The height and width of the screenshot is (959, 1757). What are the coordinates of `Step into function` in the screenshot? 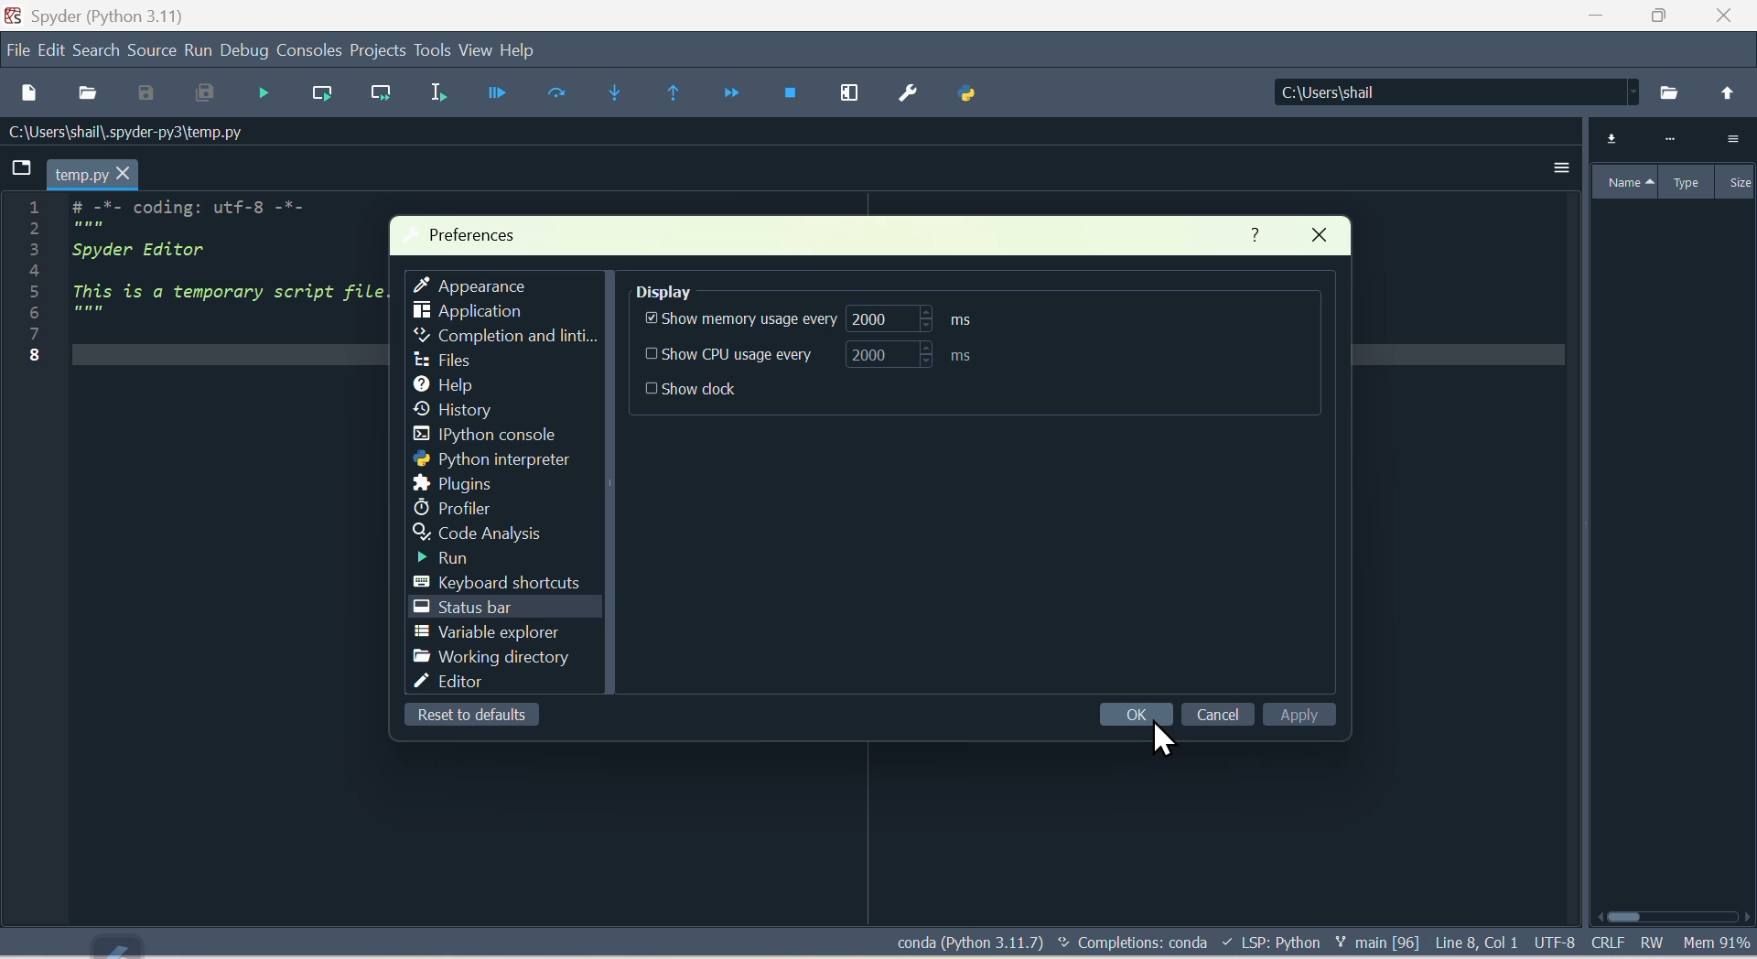 It's located at (610, 89).